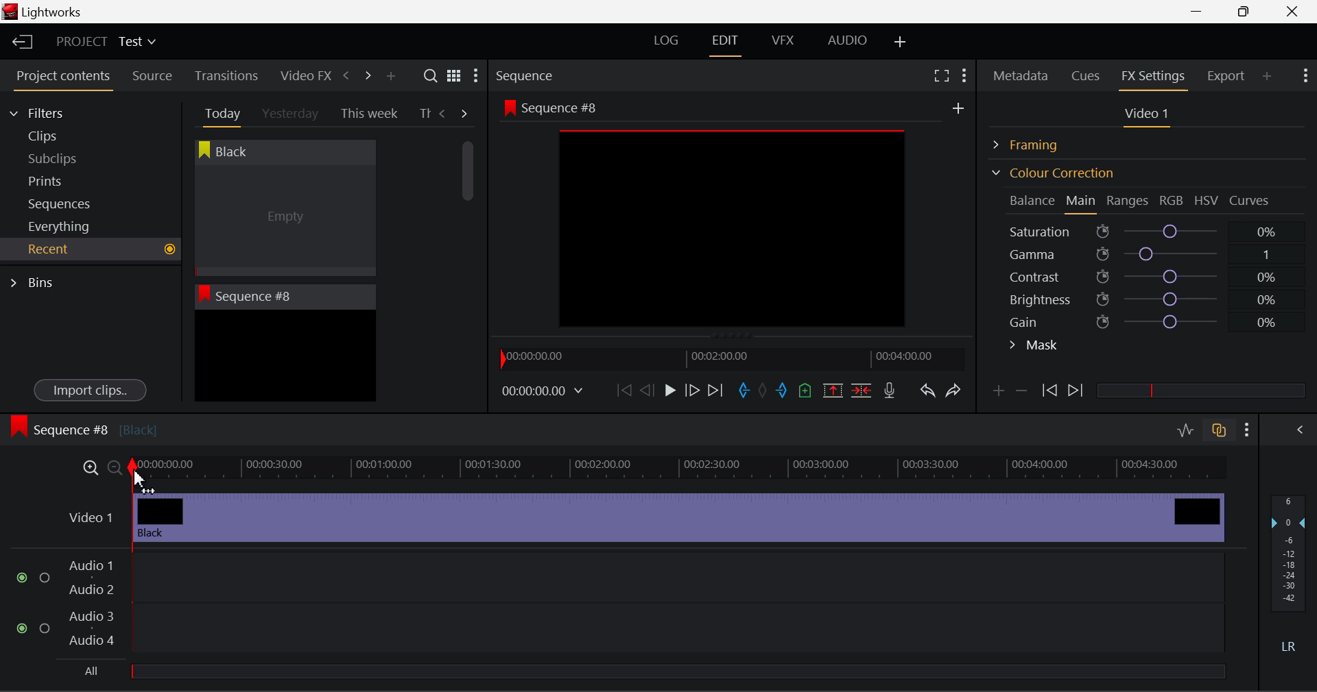 The height and width of the screenshot is (692, 1317). Describe the element at coordinates (1148, 297) in the screenshot. I see `Brightness` at that location.